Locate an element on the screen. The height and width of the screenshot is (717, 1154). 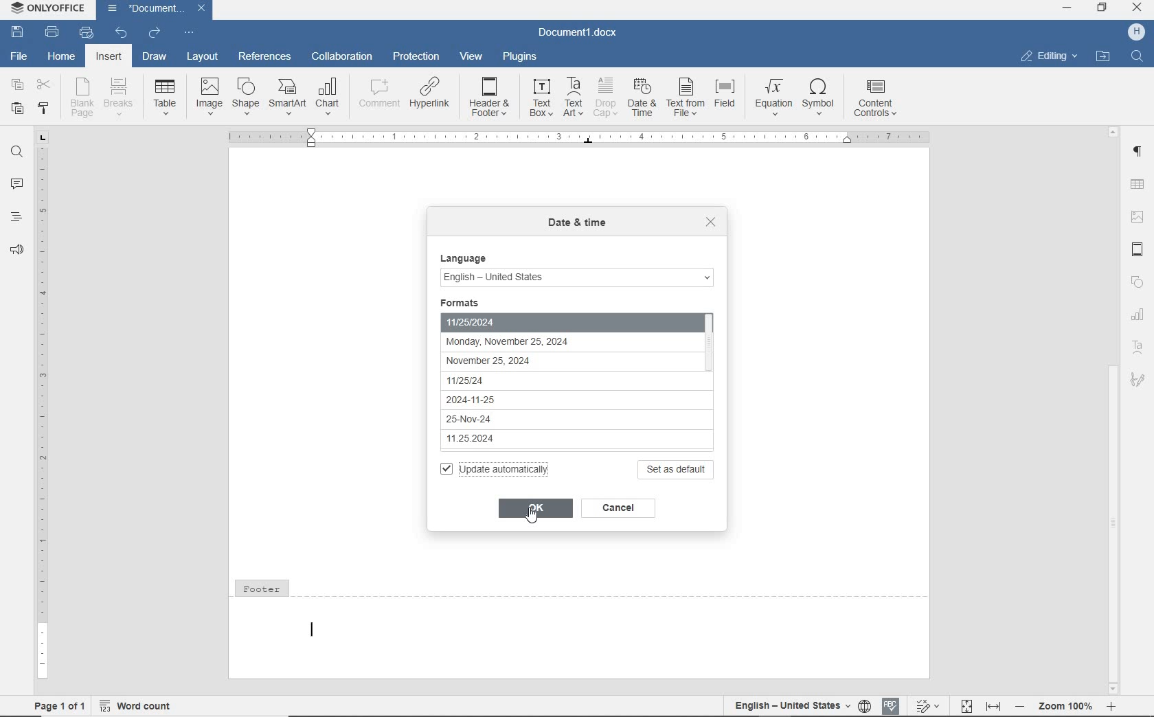
layout is located at coordinates (203, 58).